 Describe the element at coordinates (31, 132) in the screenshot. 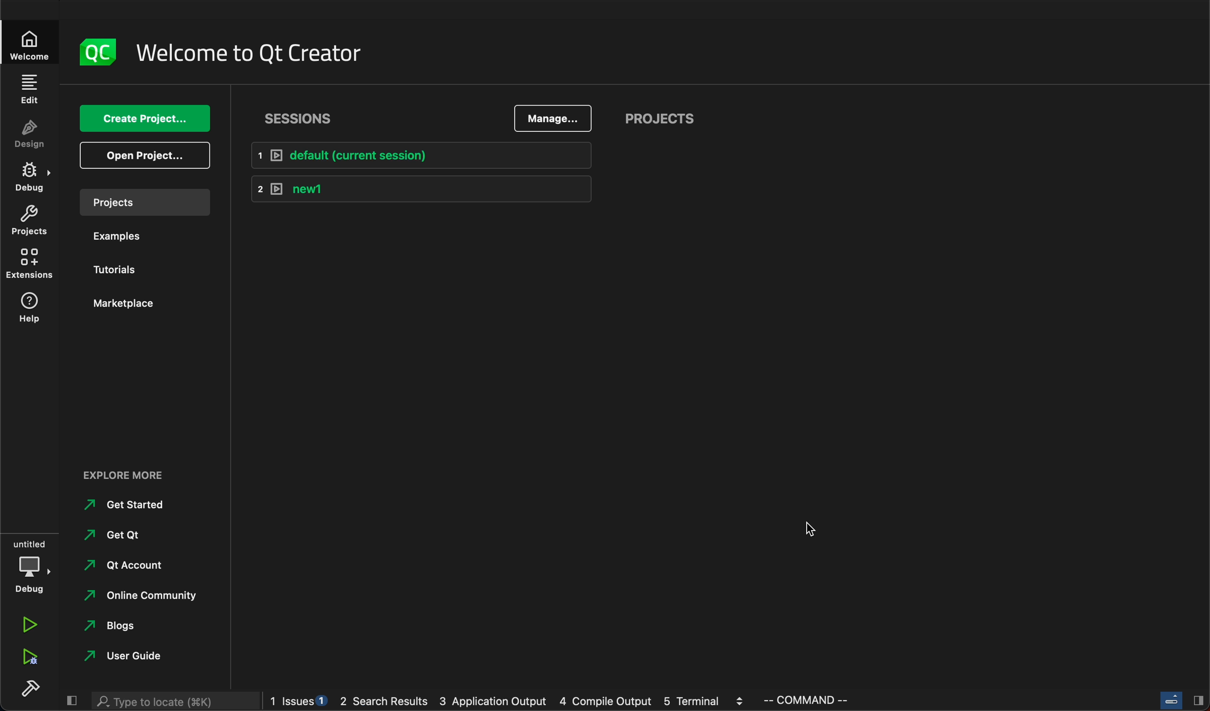

I see `design` at that location.